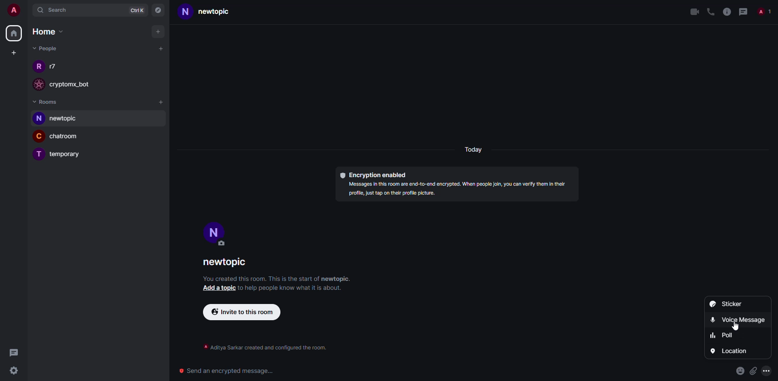  I want to click on create space, so click(13, 54).